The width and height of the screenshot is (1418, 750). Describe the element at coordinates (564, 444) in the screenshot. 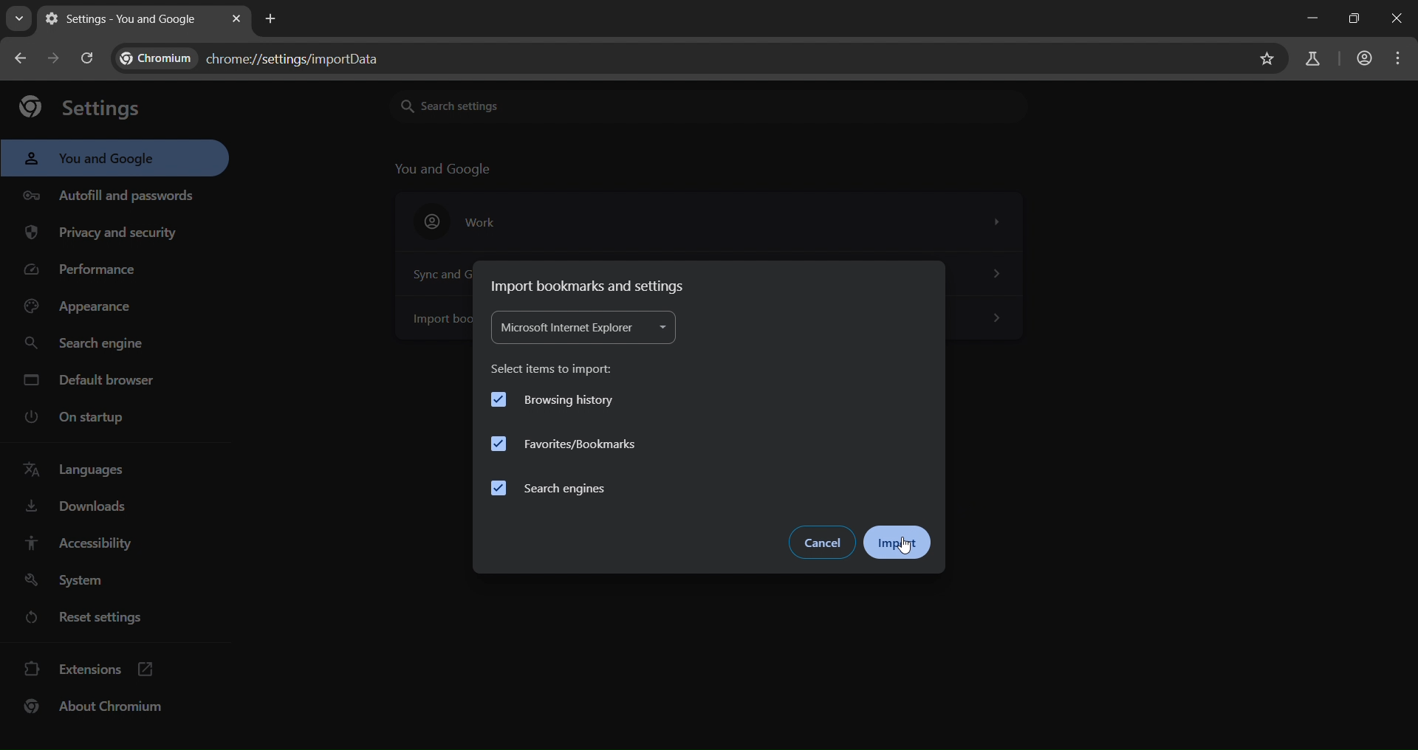

I see `favourites` at that location.